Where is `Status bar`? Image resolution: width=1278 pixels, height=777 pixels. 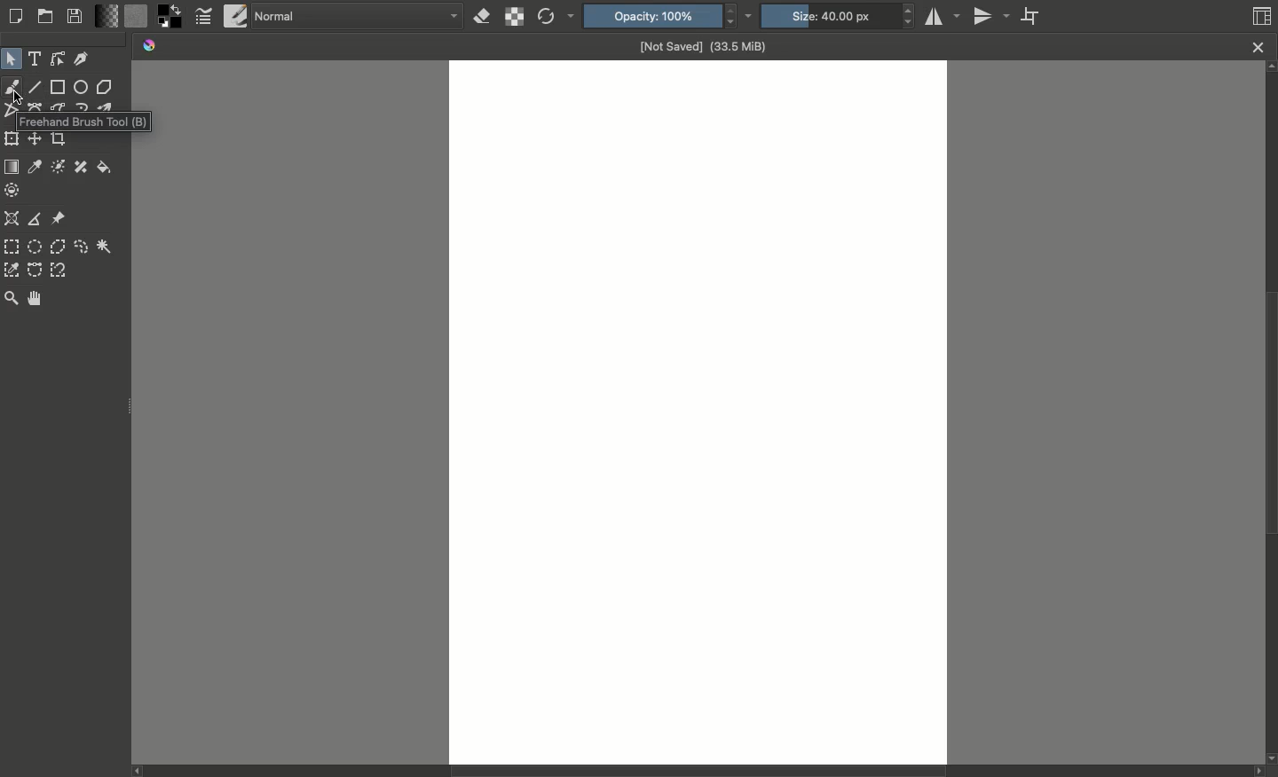
Status bar is located at coordinates (685, 773).